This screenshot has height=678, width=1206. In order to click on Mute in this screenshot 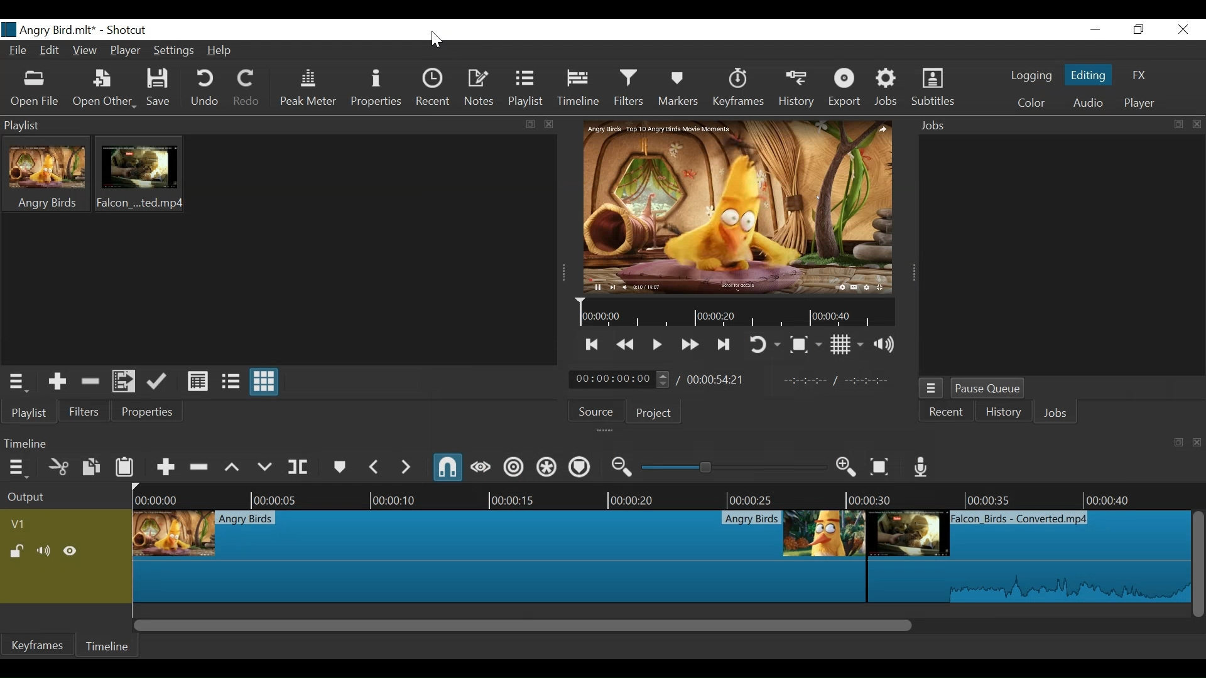, I will do `click(45, 551)`.